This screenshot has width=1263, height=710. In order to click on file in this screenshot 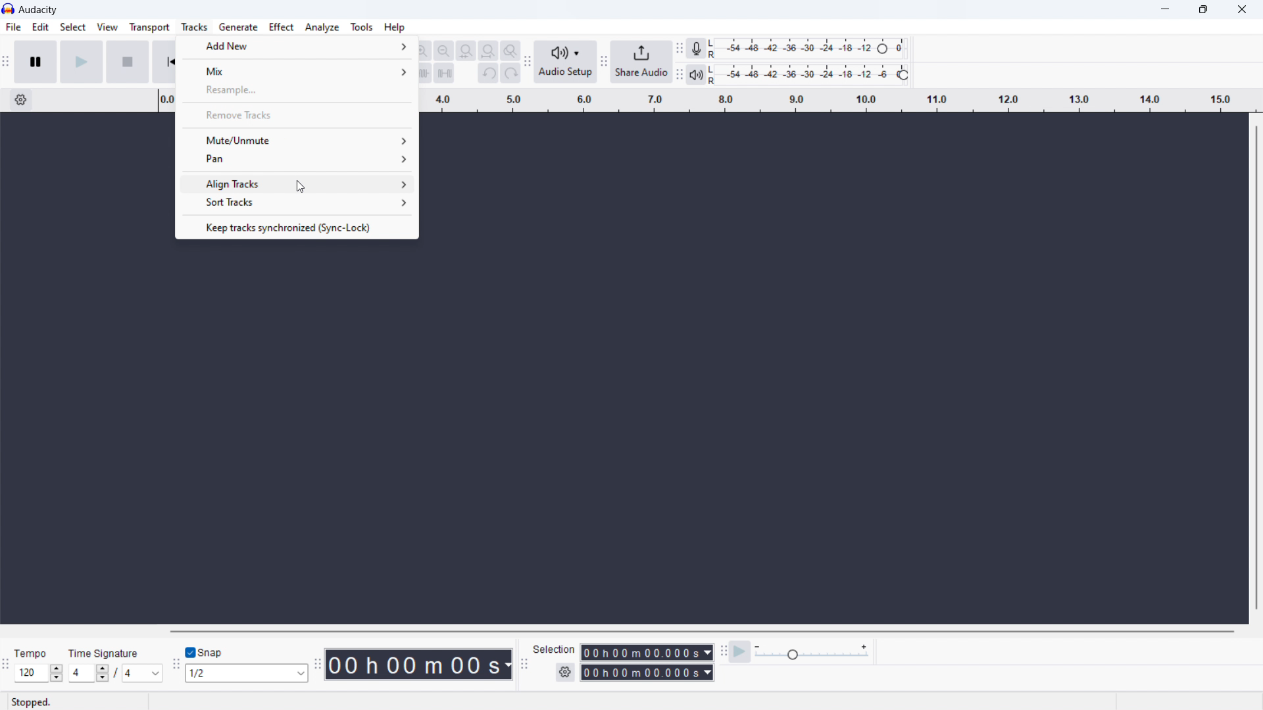, I will do `click(13, 28)`.